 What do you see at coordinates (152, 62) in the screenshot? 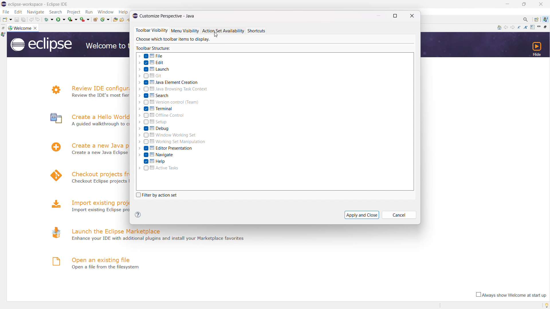
I see `edit` at bounding box center [152, 62].